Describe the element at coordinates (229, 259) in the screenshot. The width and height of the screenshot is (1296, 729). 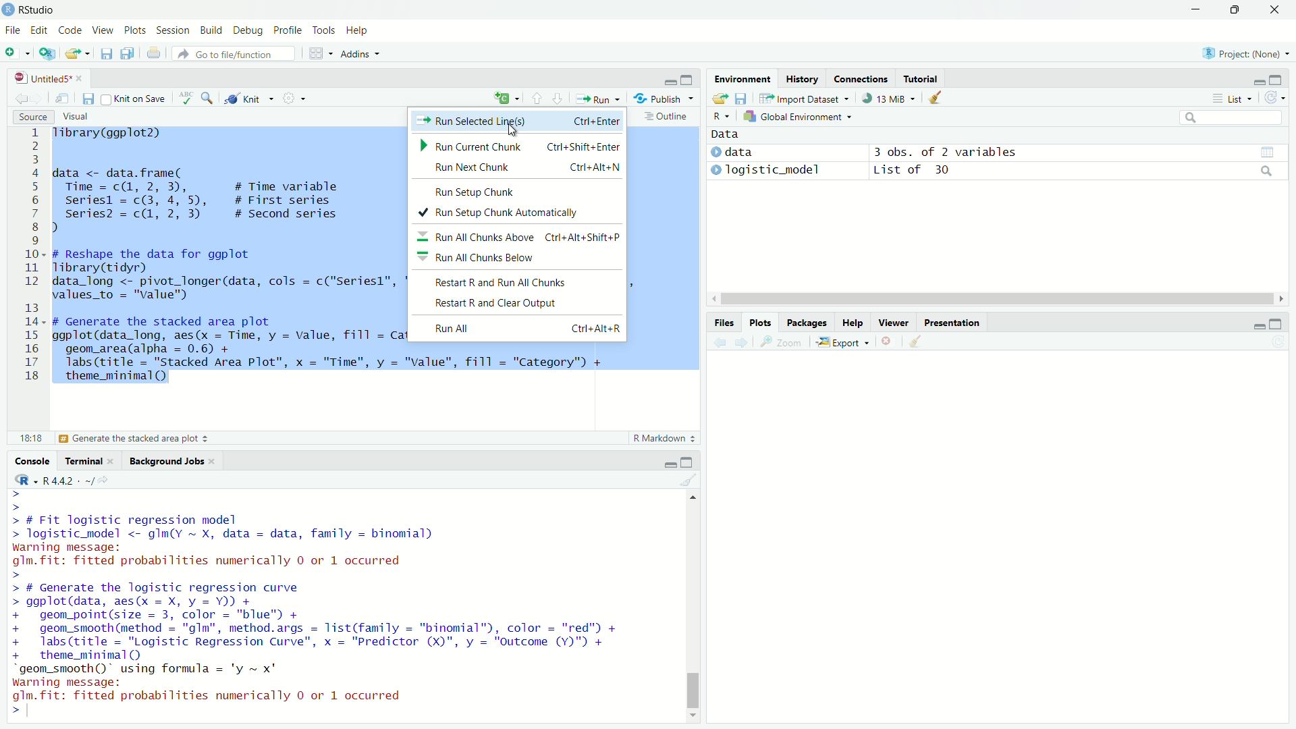
I see `Tibrary(ggplot2)
data <- data.frame(
Time = c(1, 2, 3), # Time variable
seriesl = c(3, 4, 5),  # First series| I
series? = c(1, 2, 3) # Second series
)
- # Reshape the data for ggplot
Tibrary(tidyr)
data_long <- pivot_longer(data, cols = c("Seriesl", "Series2"), names_to = "Category",
values_to = "value")
 # Generate the stacked area plot
ggplot(data_long, aes(x = Time, y = Value, fill = Category)) +
geom_area(alpha = 0.6) +
labs (title = "Stacked Area Plot", x = "Time", y = "value", fill = "Category") +
theme_minimal()` at that location.